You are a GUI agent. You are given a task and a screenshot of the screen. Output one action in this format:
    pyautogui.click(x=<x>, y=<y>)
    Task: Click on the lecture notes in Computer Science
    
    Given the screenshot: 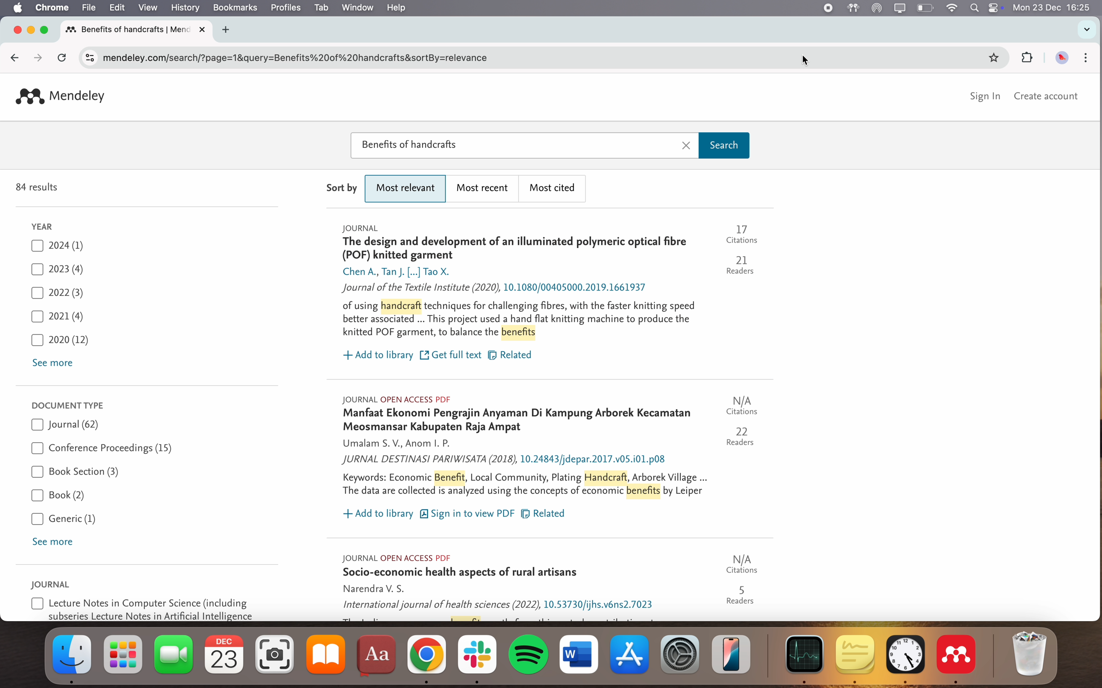 What is the action you would take?
    pyautogui.click(x=143, y=608)
    